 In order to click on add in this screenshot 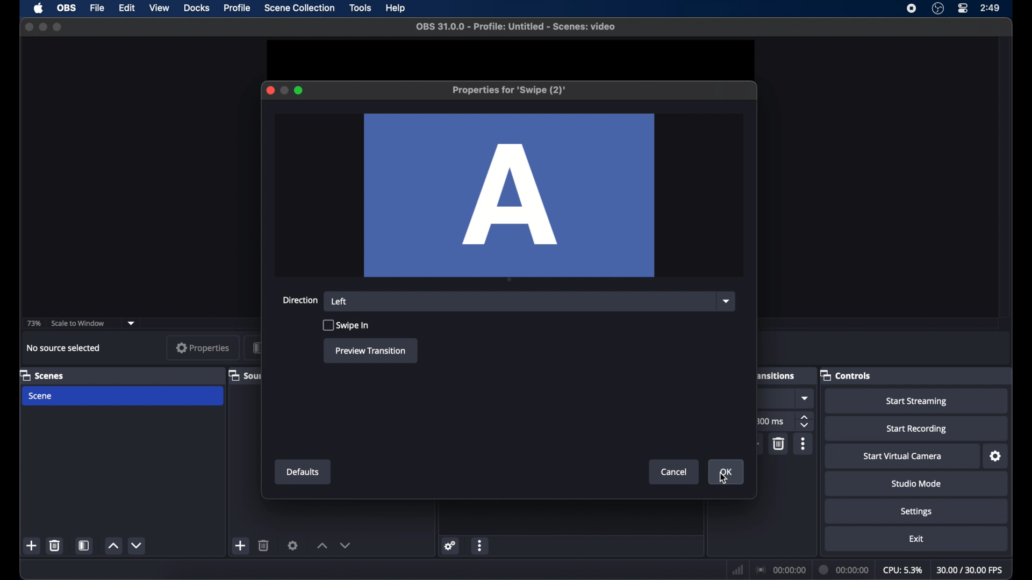, I will do `click(241, 546)`.